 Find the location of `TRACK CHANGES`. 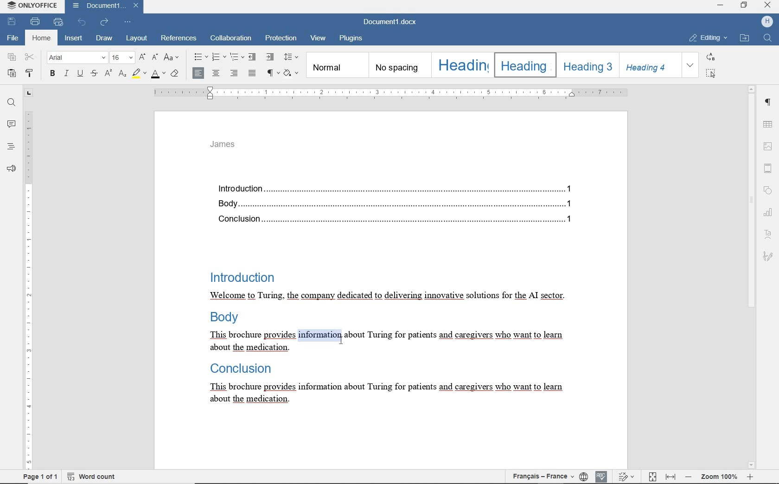

TRACK CHANGES is located at coordinates (625, 476).